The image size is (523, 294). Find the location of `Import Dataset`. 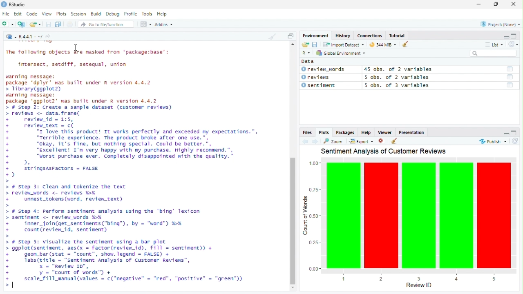

Import Dataset is located at coordinates (345, 45).